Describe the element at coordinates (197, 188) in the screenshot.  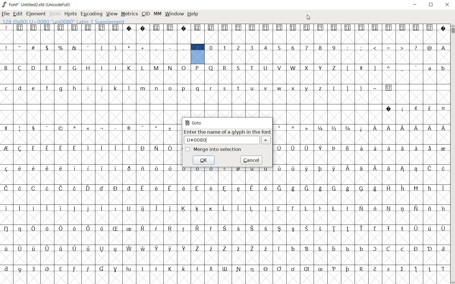
I see `glyph` at that location.